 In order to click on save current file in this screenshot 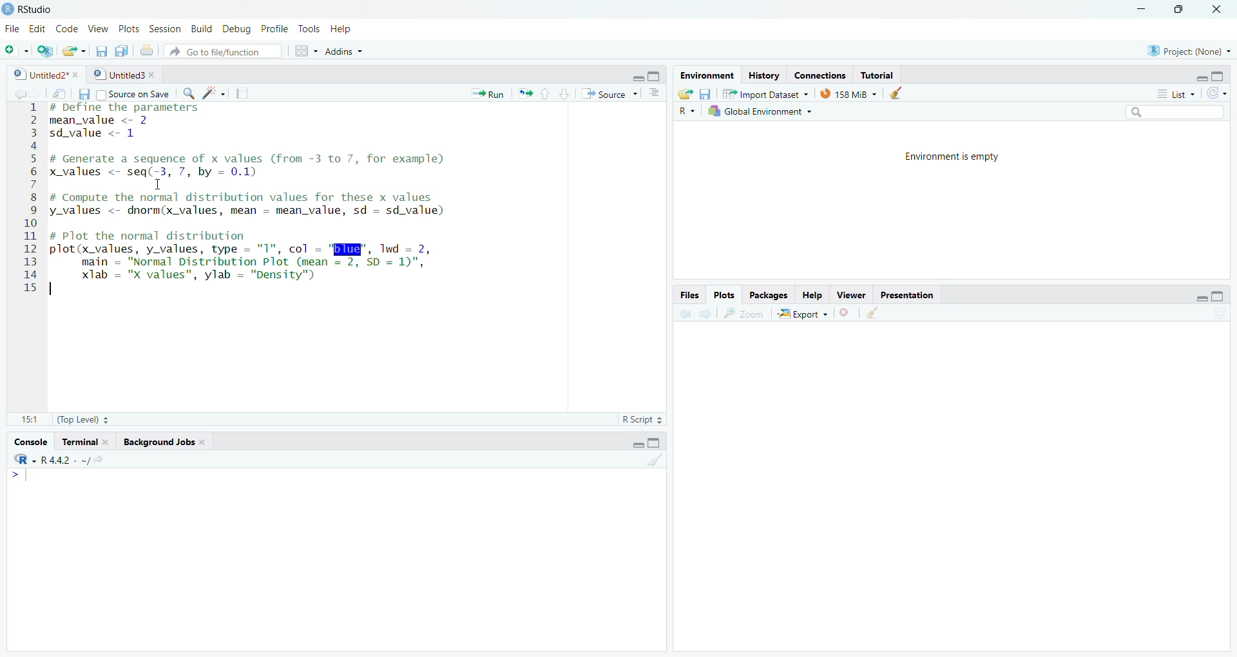, I will do `click(101, 49)`.